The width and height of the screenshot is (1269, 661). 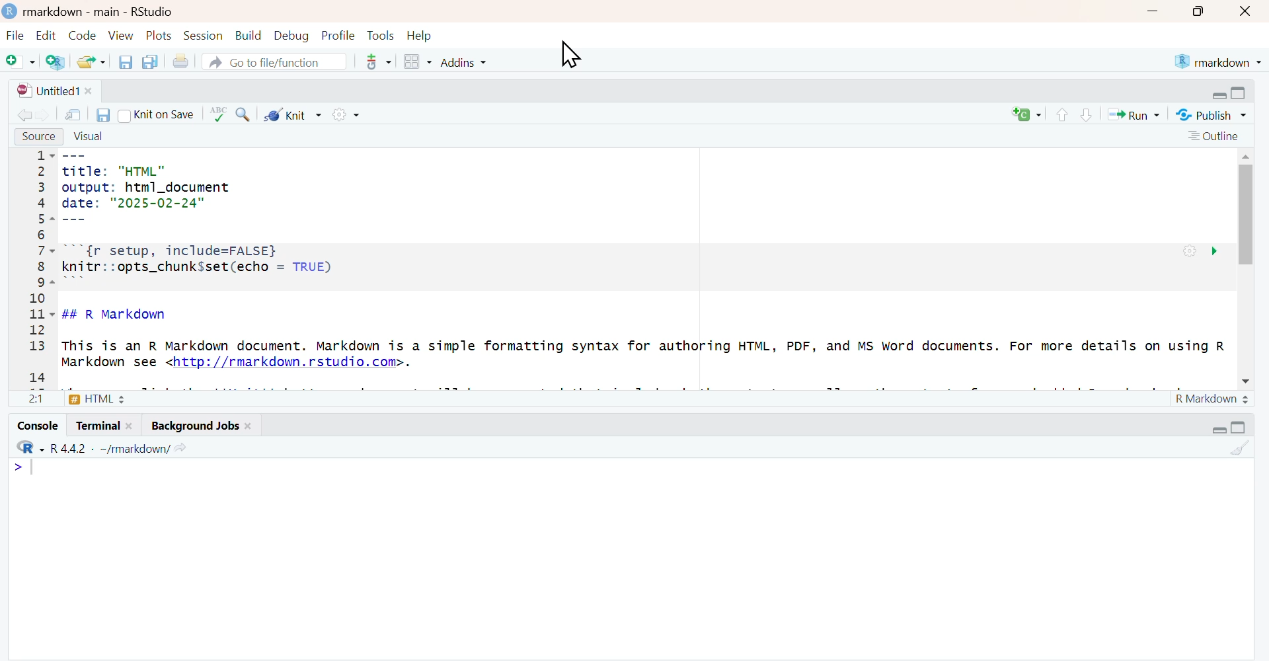 What do you see at coordinates (248, 36) in the screenshot?
I see `Build` at bounding box center [248, 36].